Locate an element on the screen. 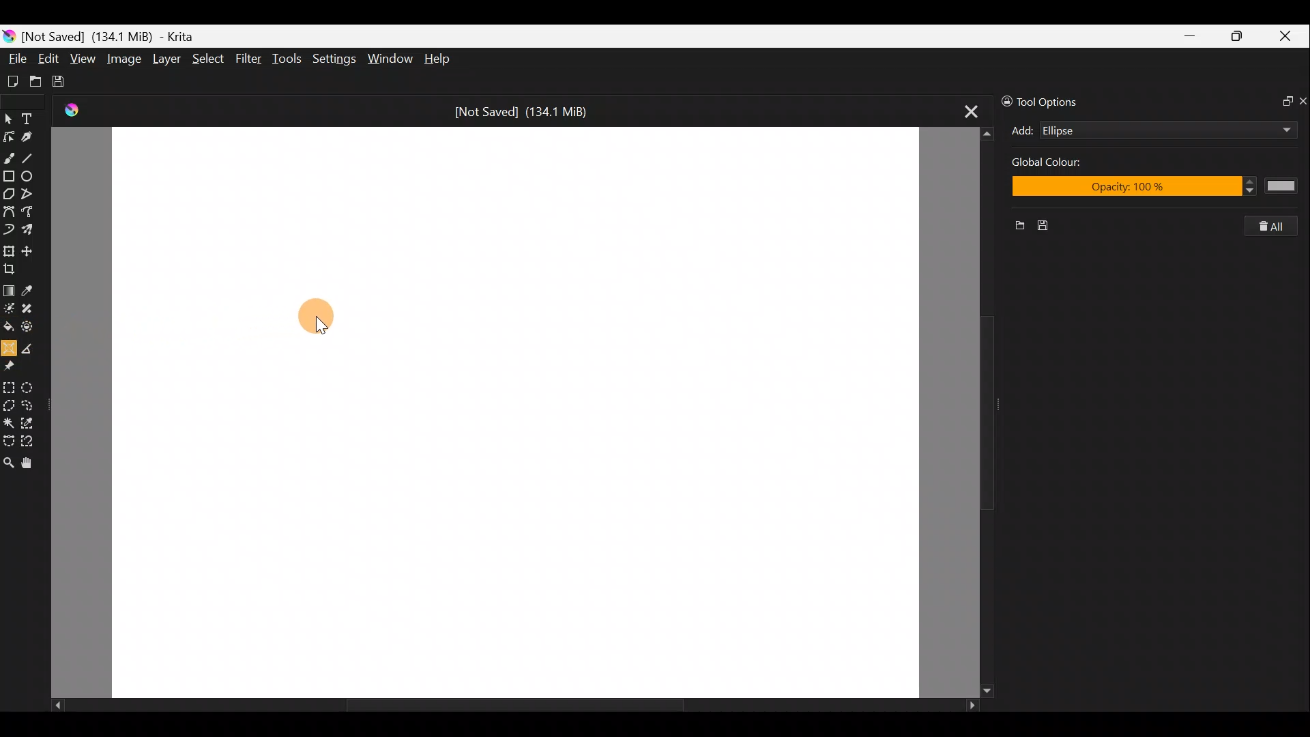 The height and width of the screenshot is (737, 1310). Add is located at coordinates (1022, 130).